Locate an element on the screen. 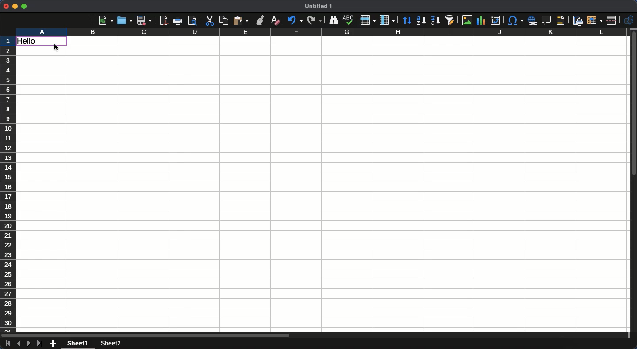  Open is located at coordinates (123, 20).